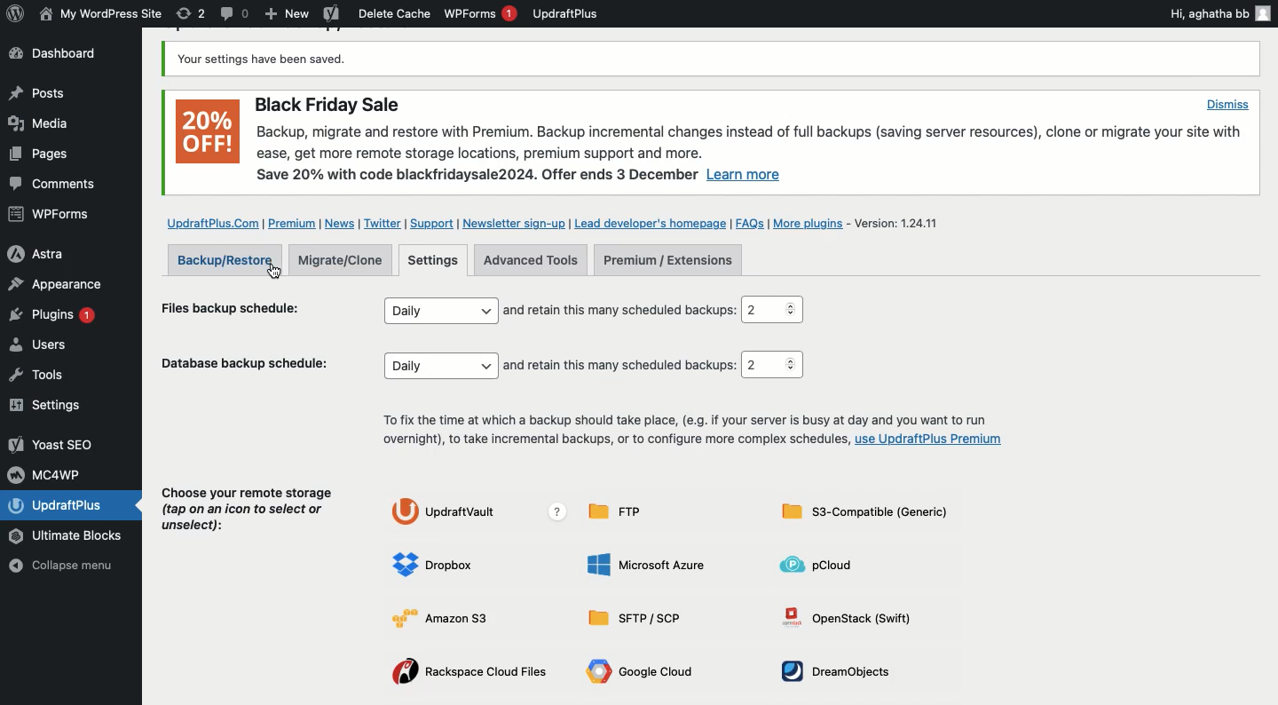 This screenshot has height=705, width=1278. I want to click on Settings, so click(436, 258).